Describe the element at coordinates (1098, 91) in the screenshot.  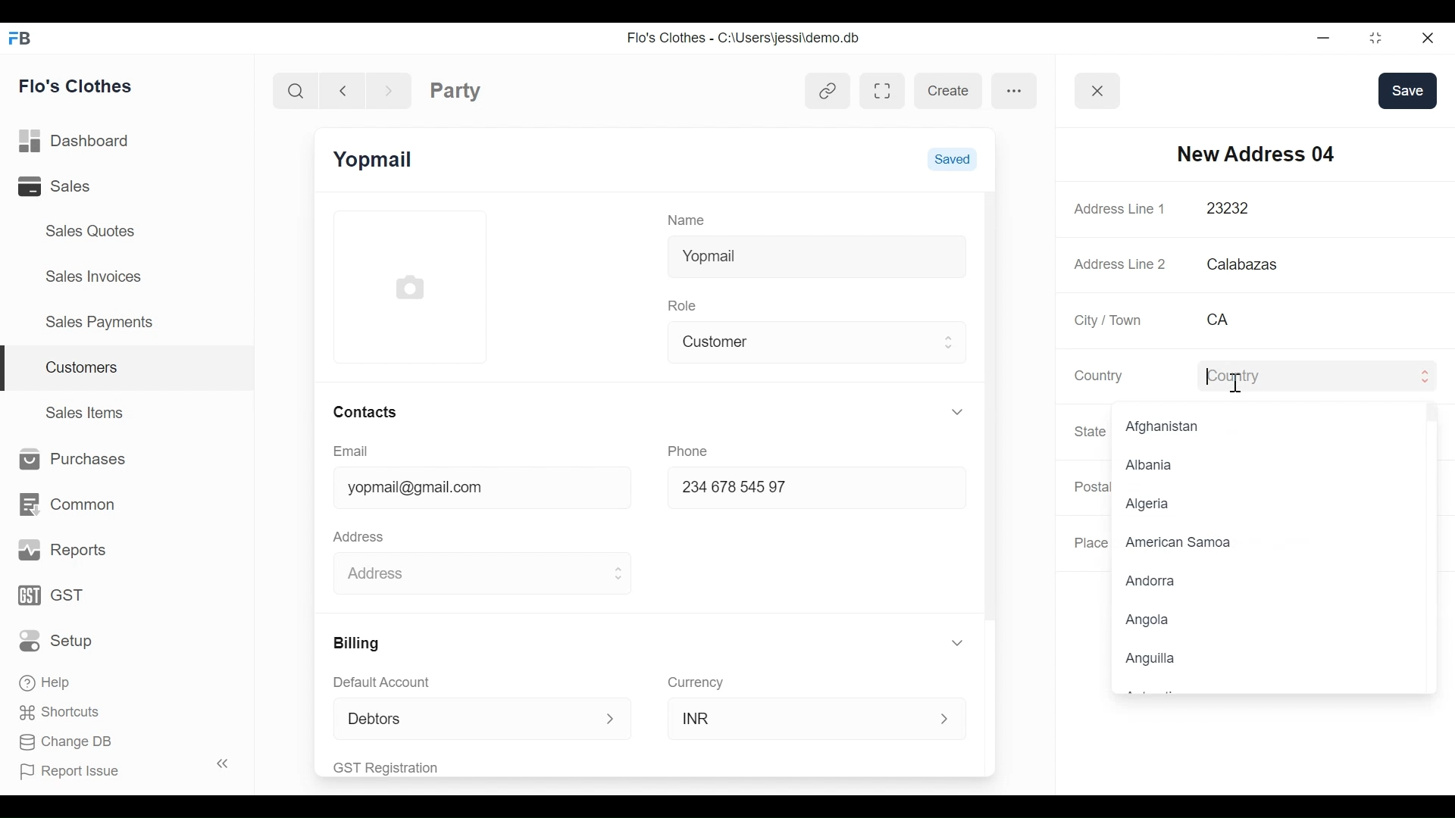
I see `` at that location.